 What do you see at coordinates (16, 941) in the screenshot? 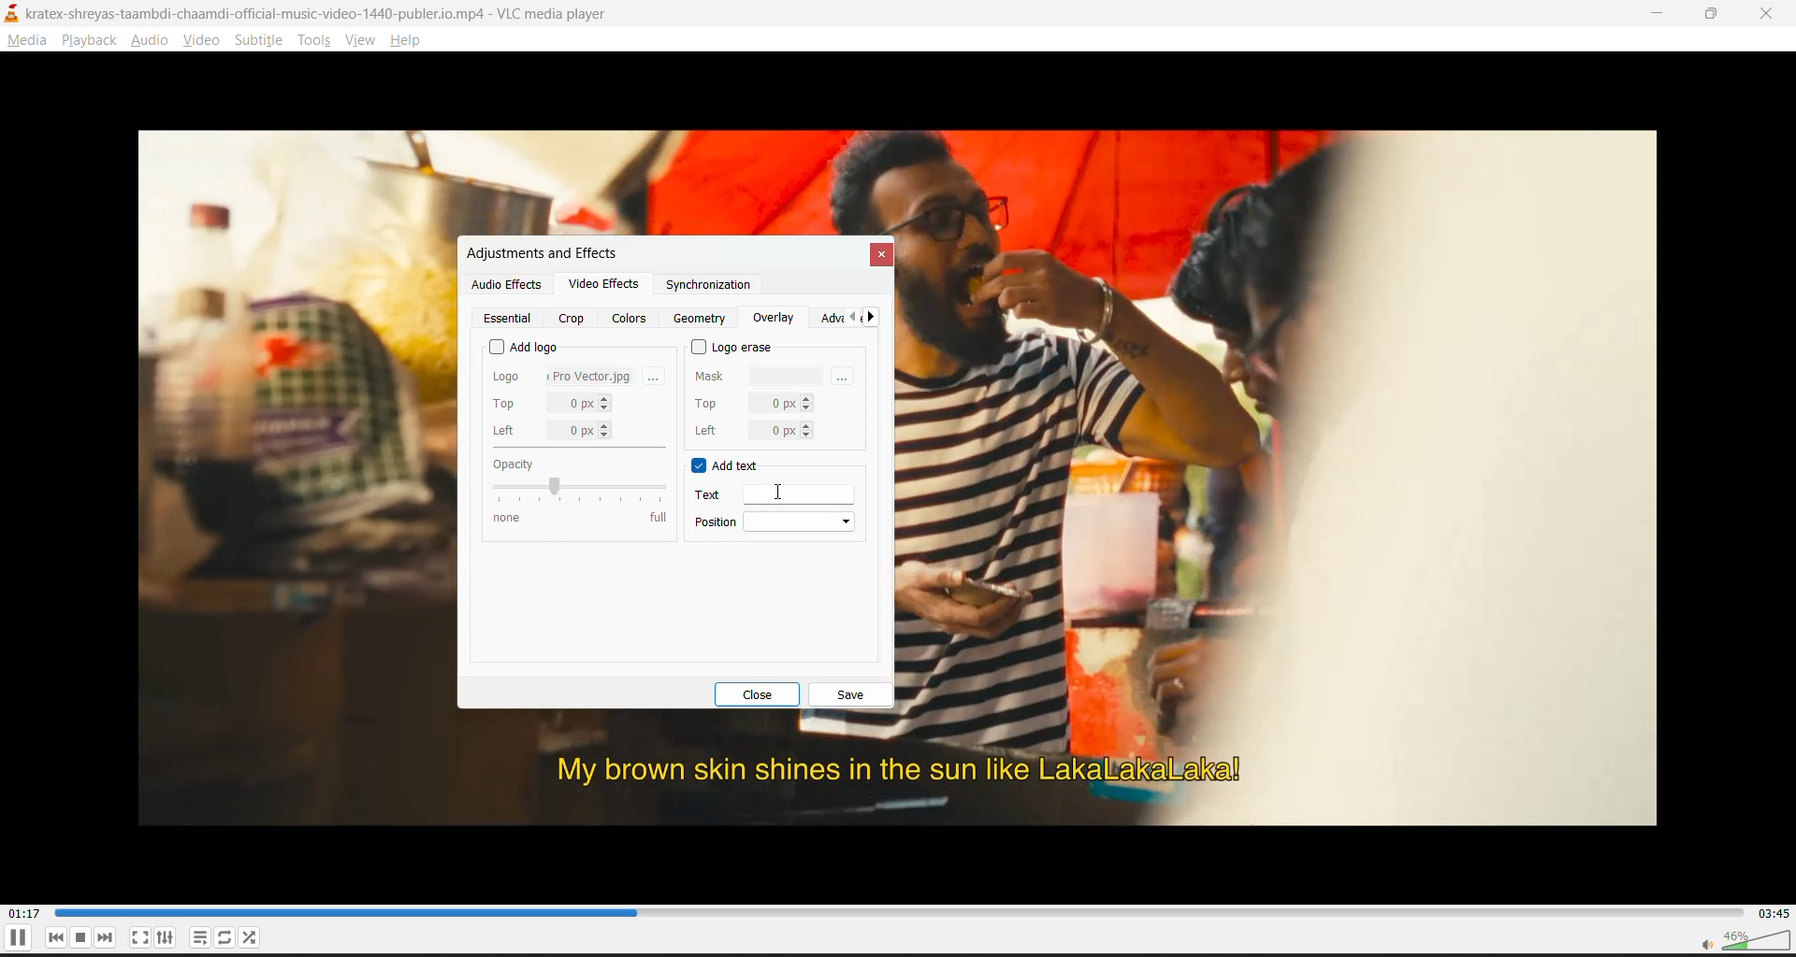
I see `pause` at bounding box center [16, 941].